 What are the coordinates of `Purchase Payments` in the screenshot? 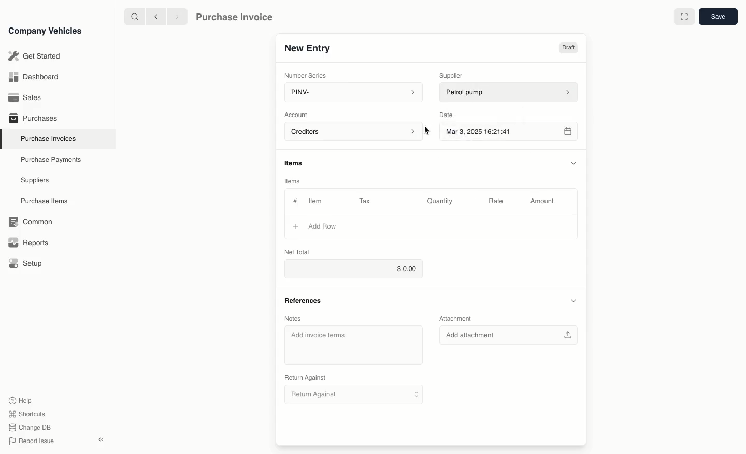 It's located at (50, 160).